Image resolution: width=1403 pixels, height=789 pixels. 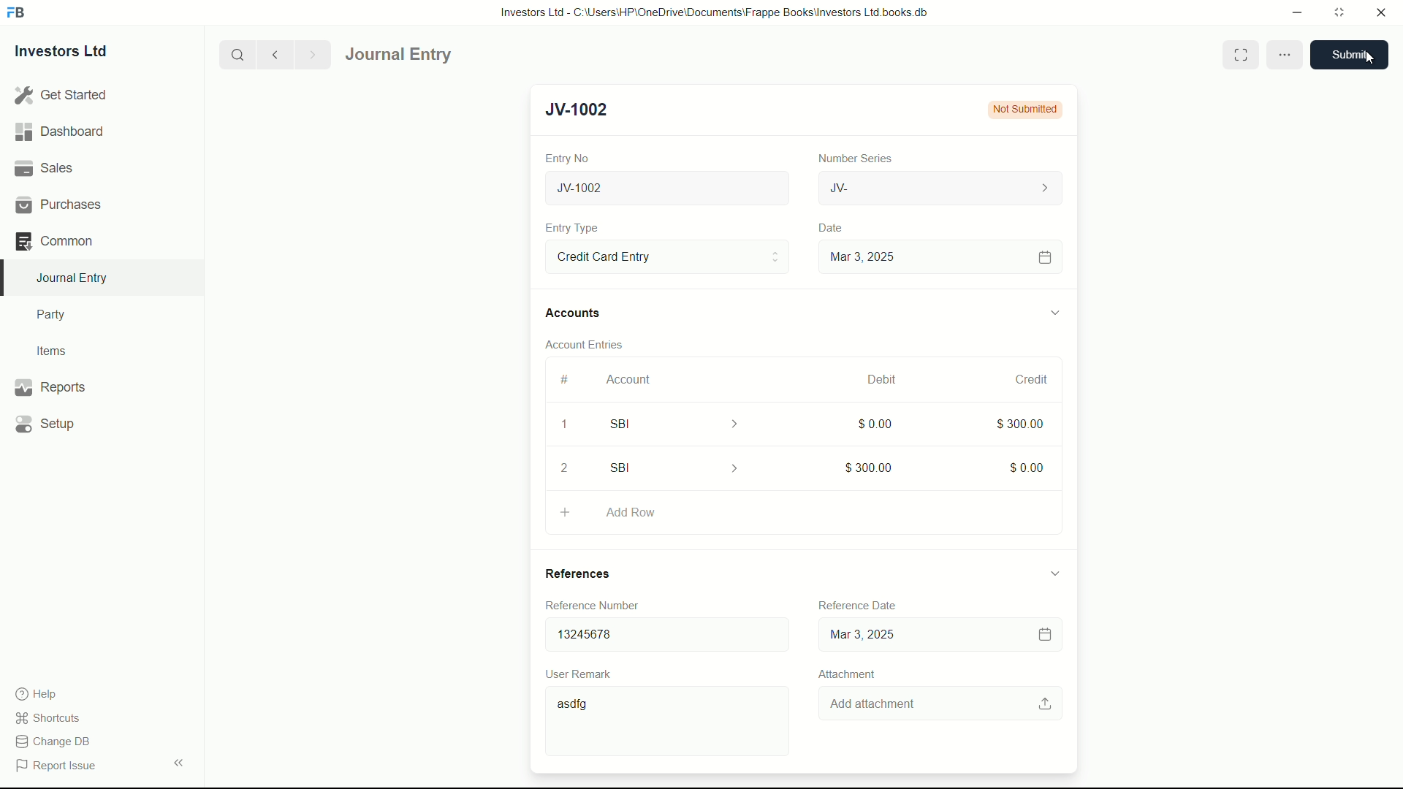 I want to click on search, so click(x=236, y=53).